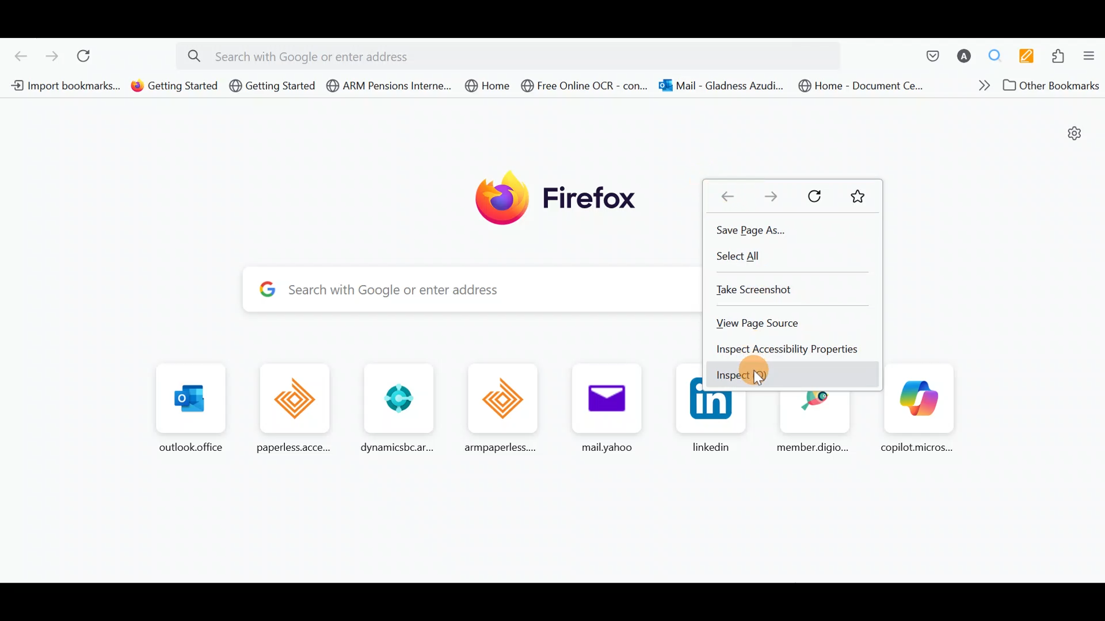 This screenshot has height=621, width=1105. I want to click on Bookmark 2, so click(174, 86).